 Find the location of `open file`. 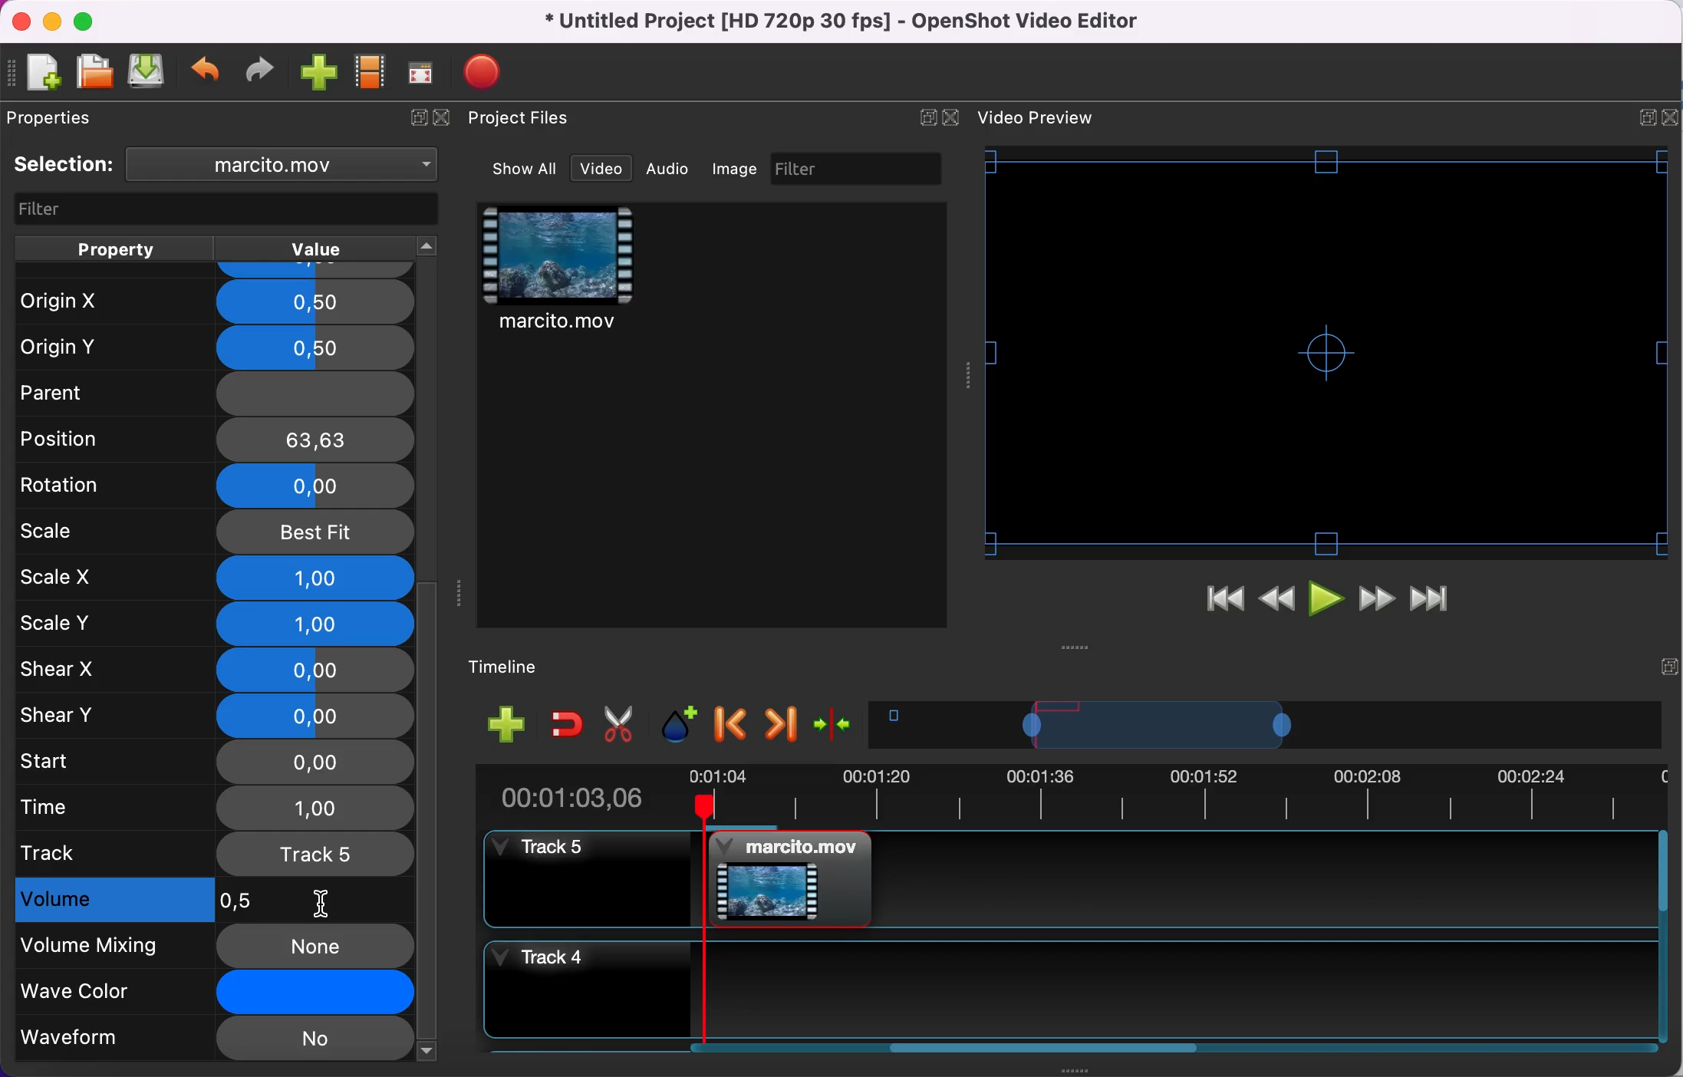

open file is located at coordinates (94, 73).